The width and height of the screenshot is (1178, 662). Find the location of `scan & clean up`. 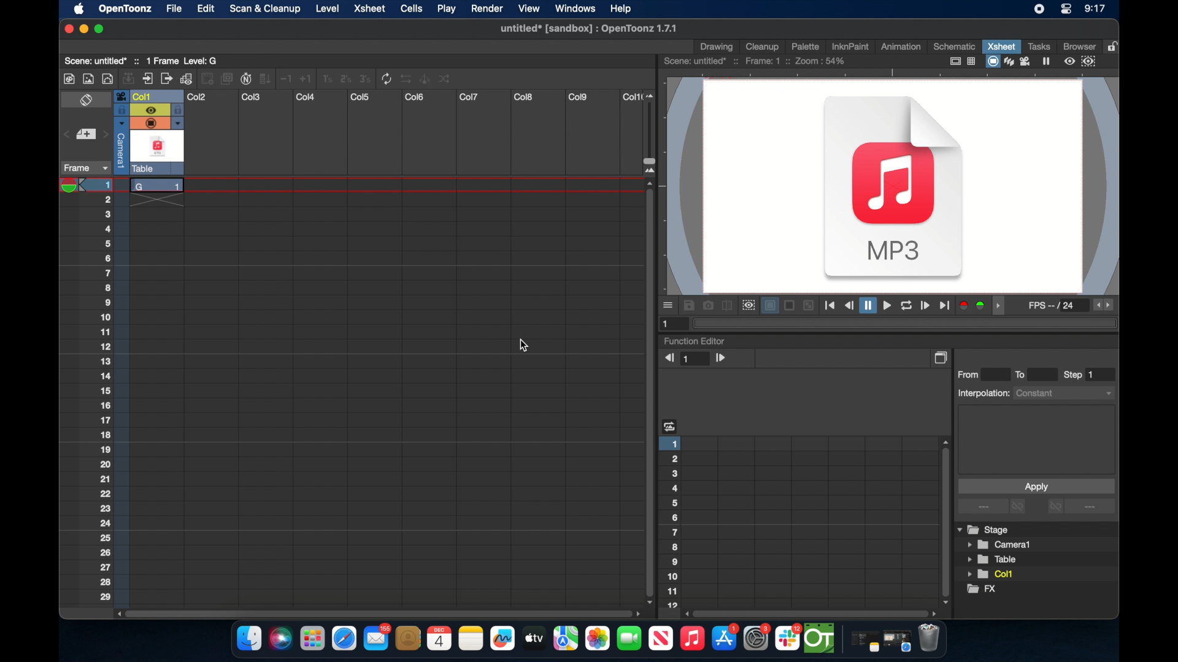

scan & clean up is located at coordinates (264, 10).